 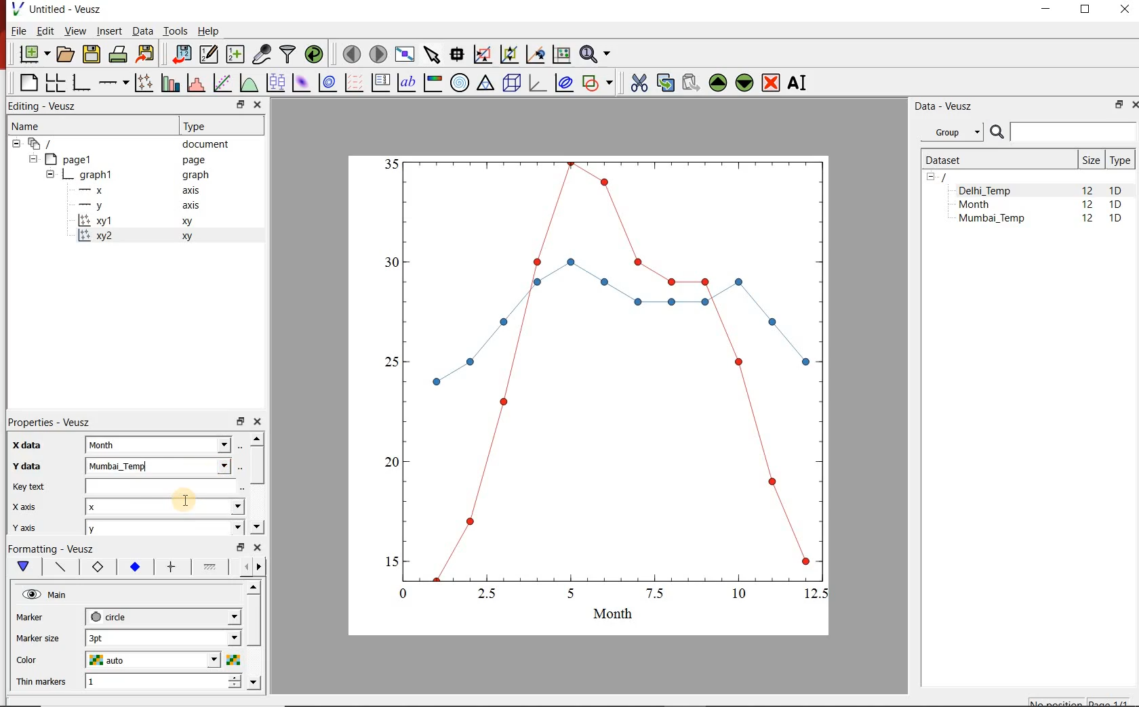 I want to click on restore, so click(x=239, y=421).